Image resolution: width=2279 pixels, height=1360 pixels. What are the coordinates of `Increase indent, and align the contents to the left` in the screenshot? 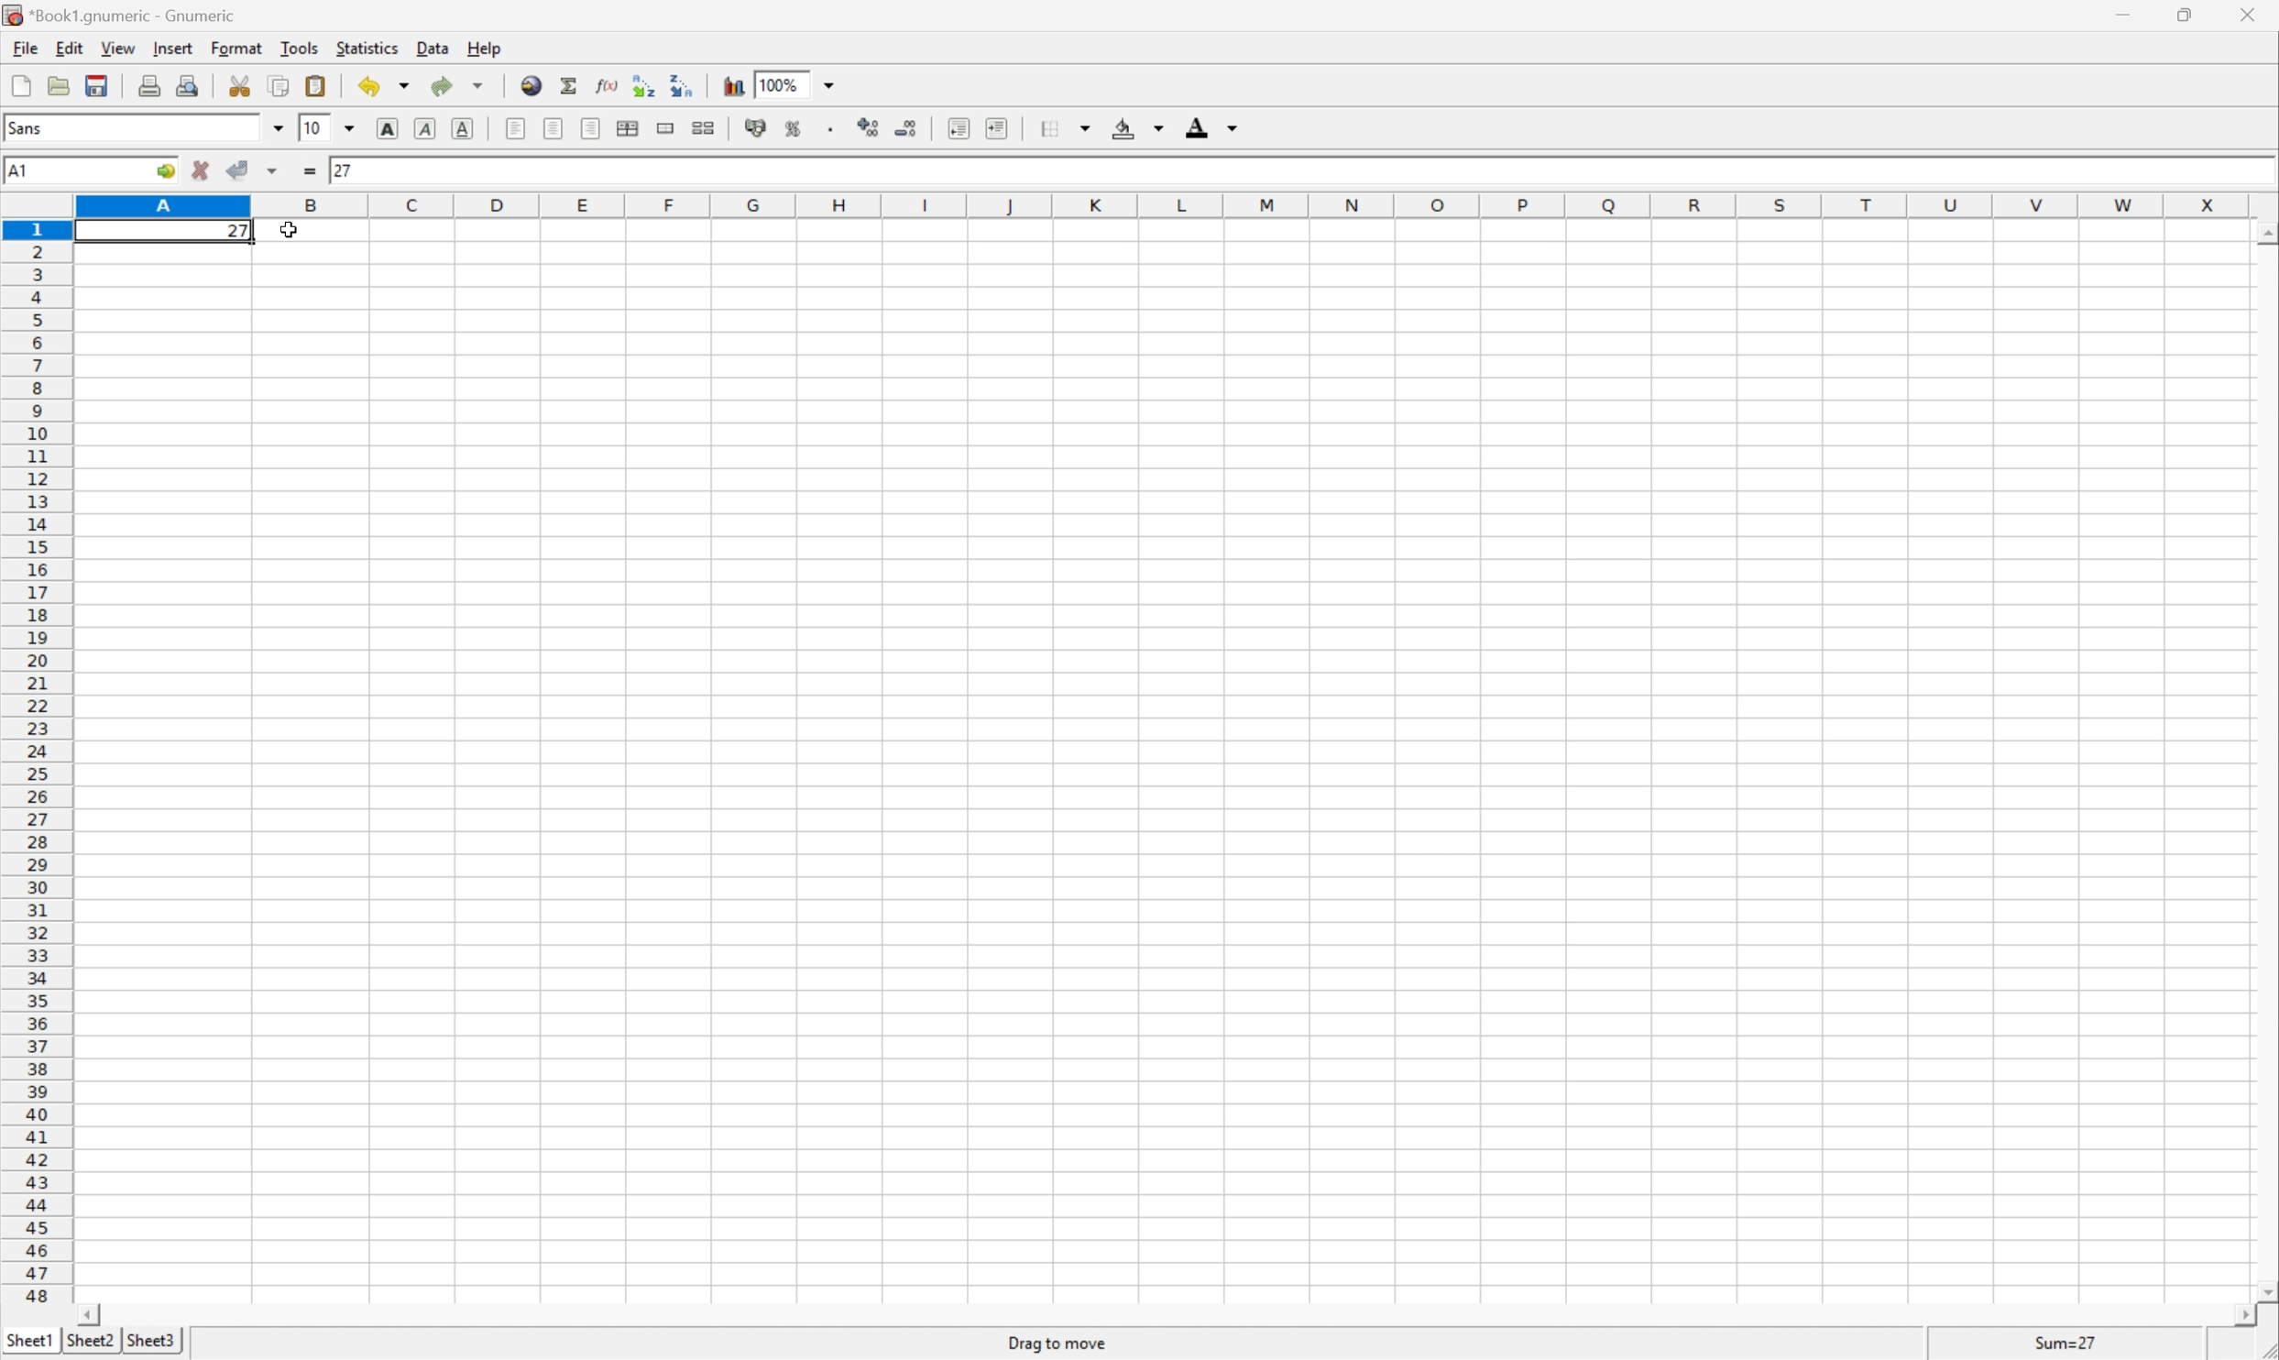 It's located at (996, 126).